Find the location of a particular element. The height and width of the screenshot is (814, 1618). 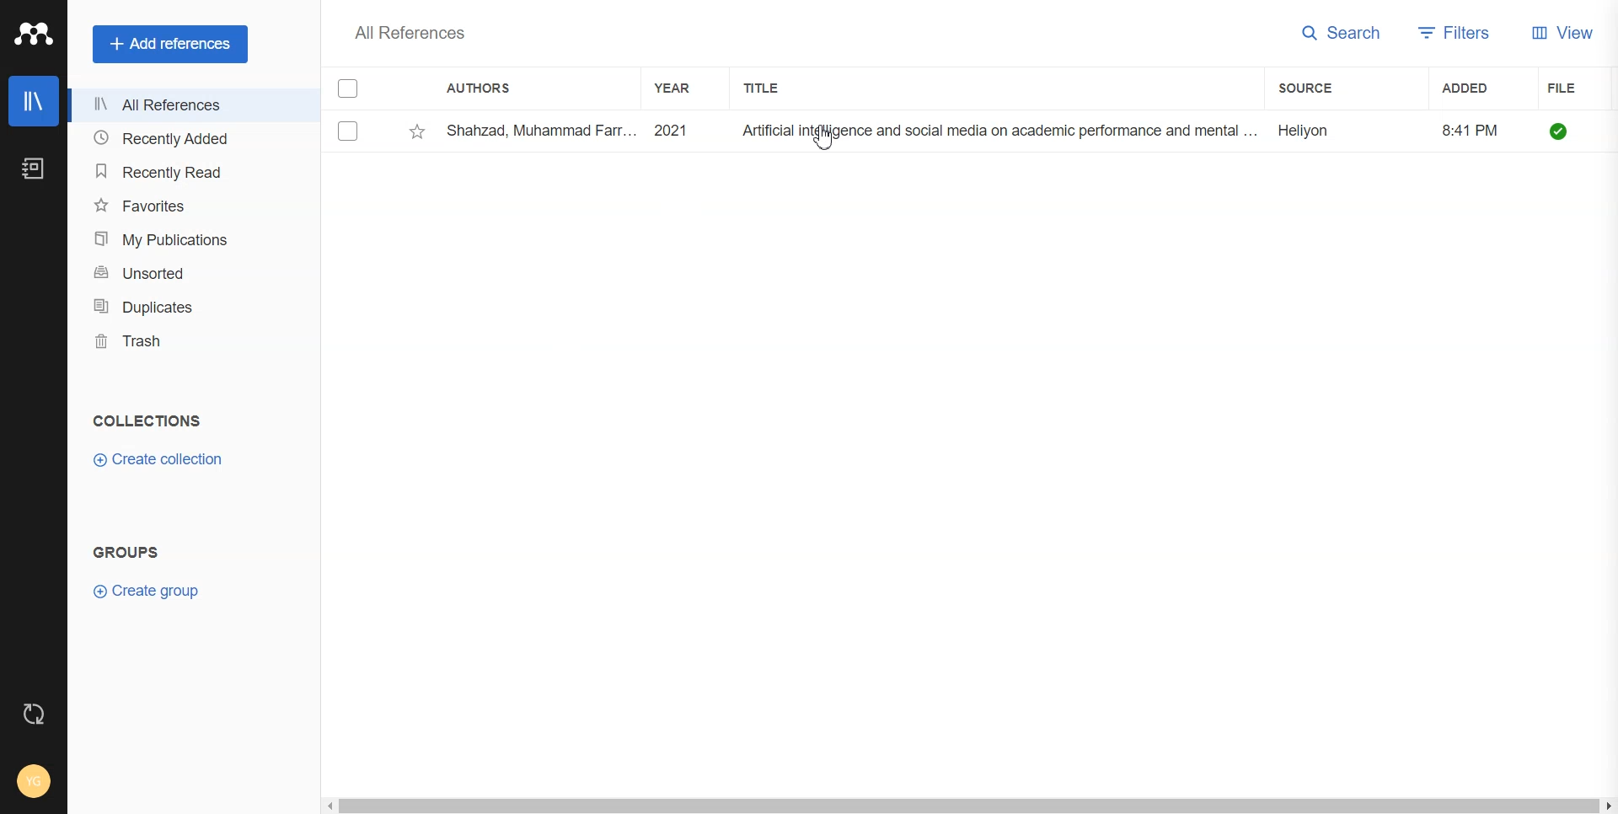

Collection is located at coordinates (148, 422).